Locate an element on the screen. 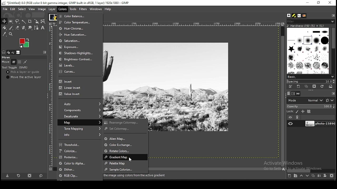 This screenshot has width=337, height=189. desaturaste is located at coordinates (80, 117).